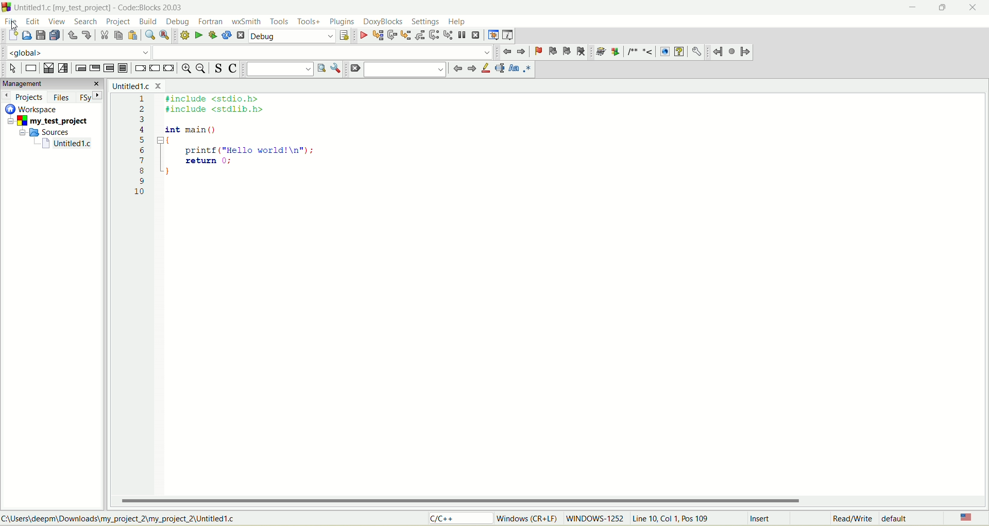 The height and width of the screenshot is (526, 989). What do you see at coordinates (523, 51) in the screenshot?
I see `jump forward` at bounding box center [523, 51].